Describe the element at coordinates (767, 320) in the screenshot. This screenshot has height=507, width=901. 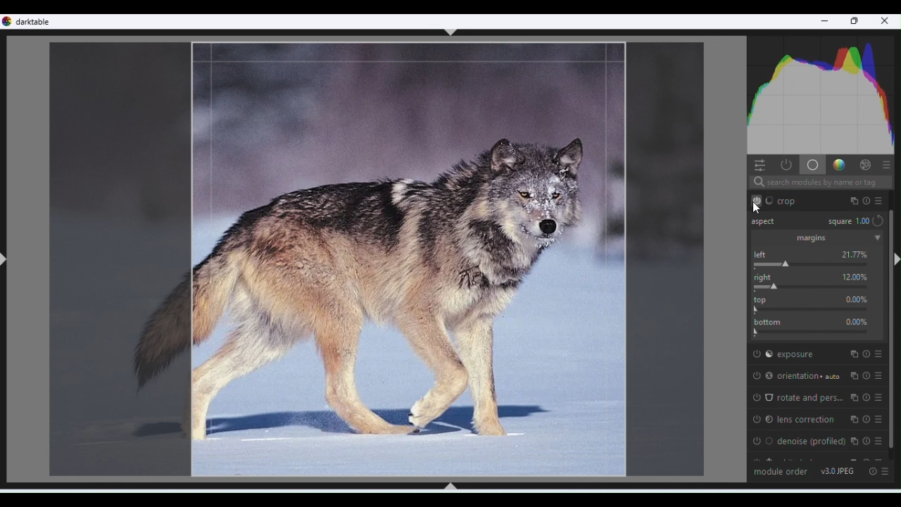
I see `bottom` at that location.